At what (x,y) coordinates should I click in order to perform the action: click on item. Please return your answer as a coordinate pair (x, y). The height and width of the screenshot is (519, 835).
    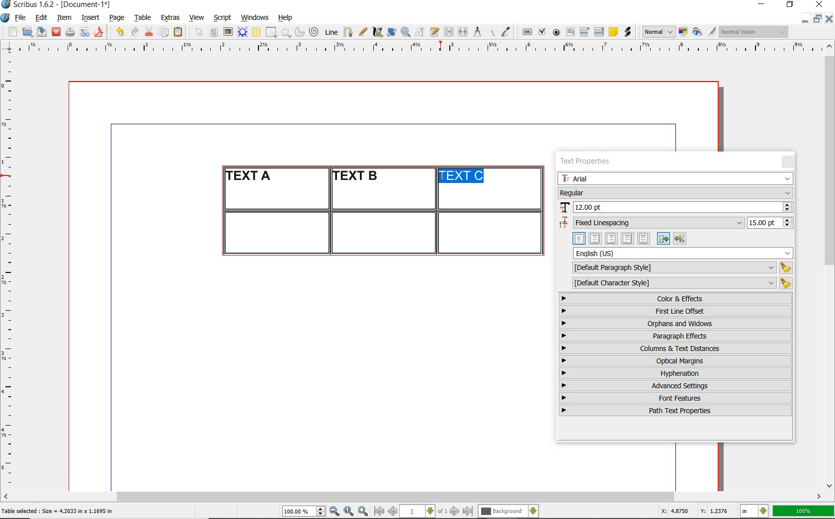
    Looking at the image, I should click on (64, 18).